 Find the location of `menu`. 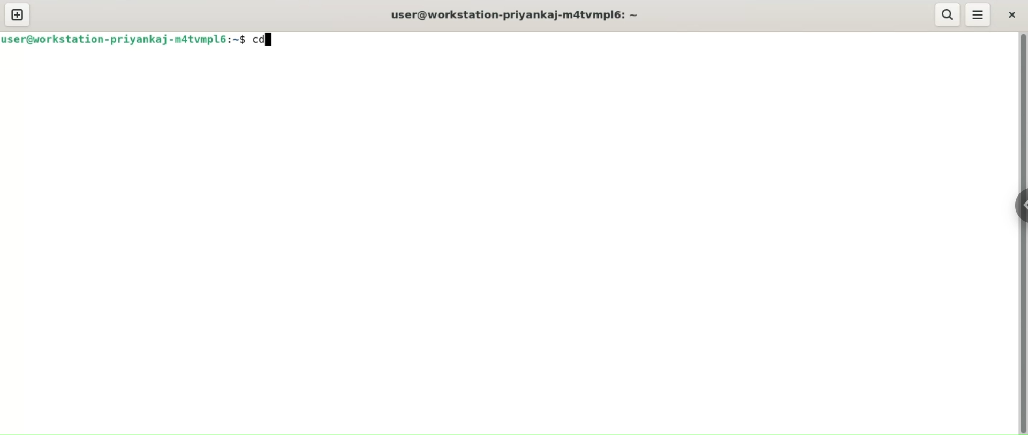

menu is located at coordinates (978, 14).